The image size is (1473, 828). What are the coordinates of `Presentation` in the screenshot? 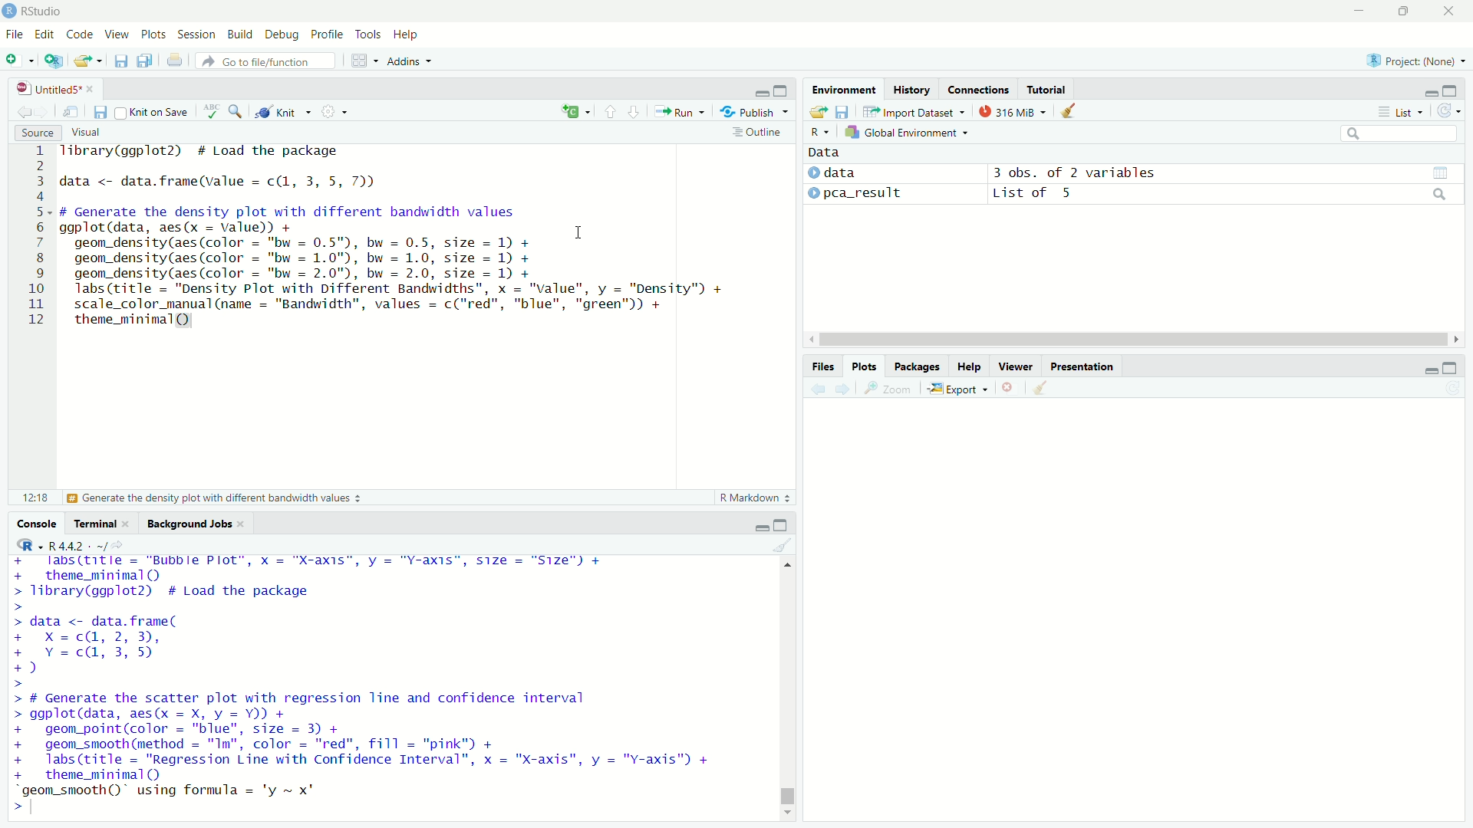 It's located at (1082, 366).